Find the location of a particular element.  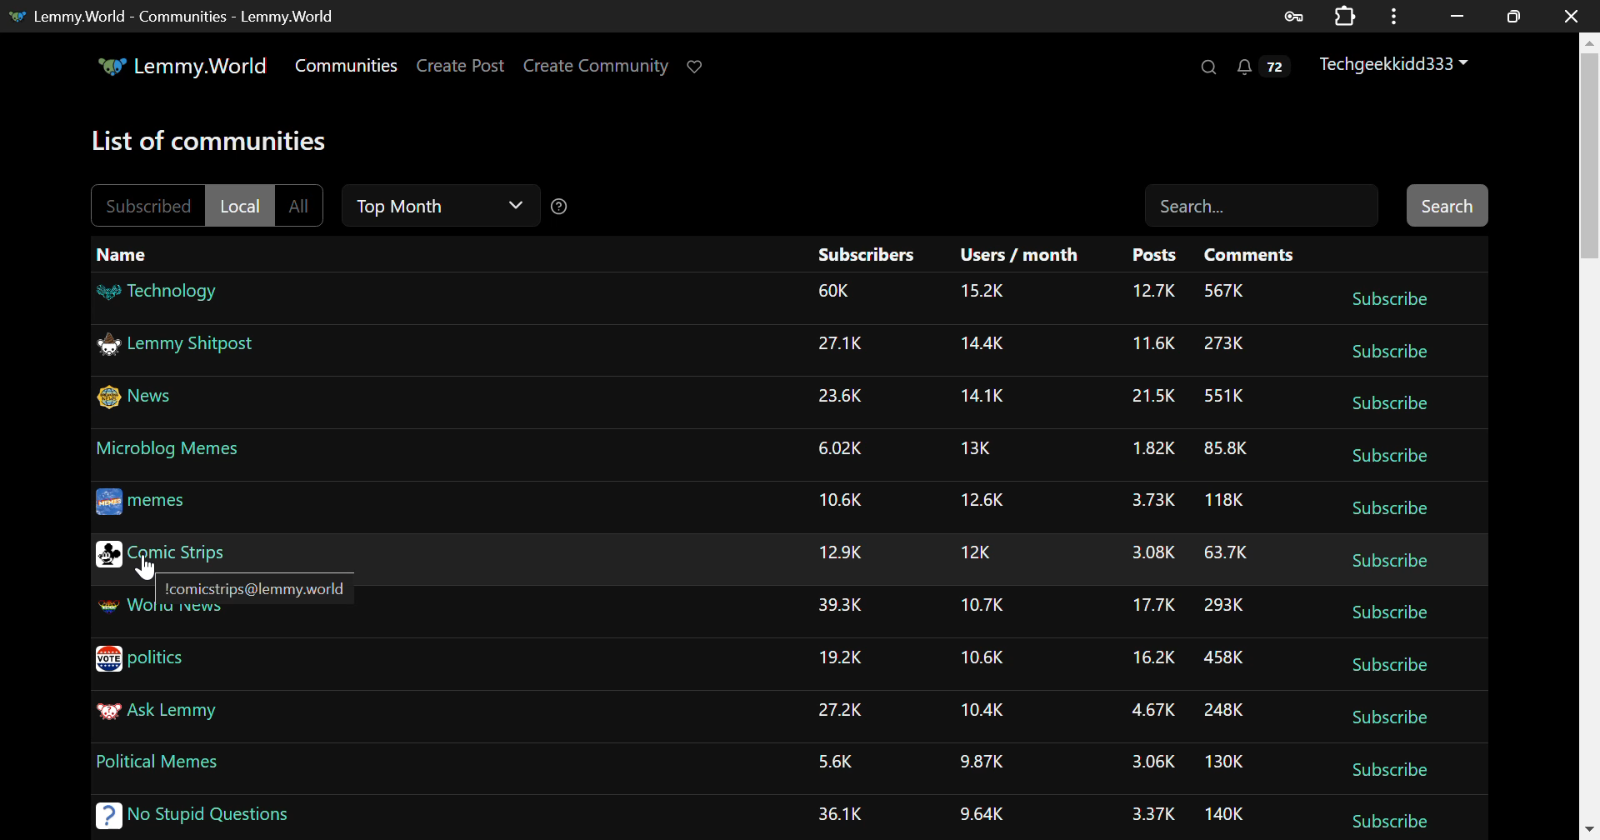

Donate is located at coordinates (700, 65).